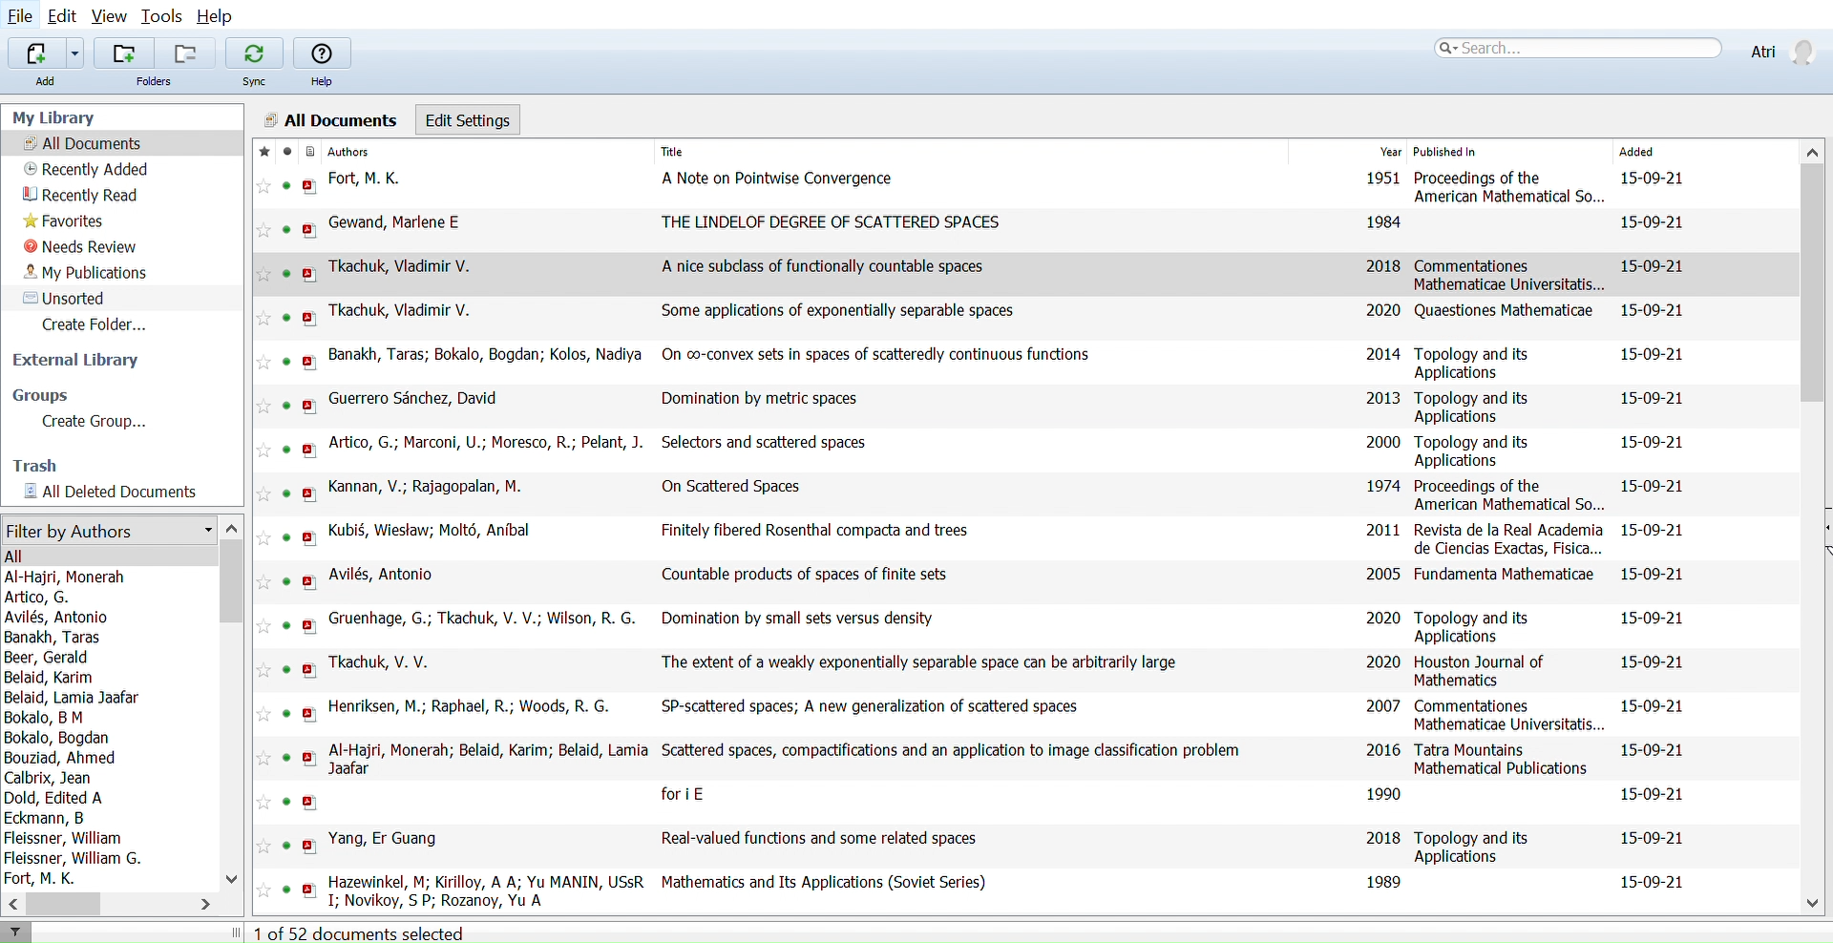  I want to click on Fort, M. K., so click(46, 878).